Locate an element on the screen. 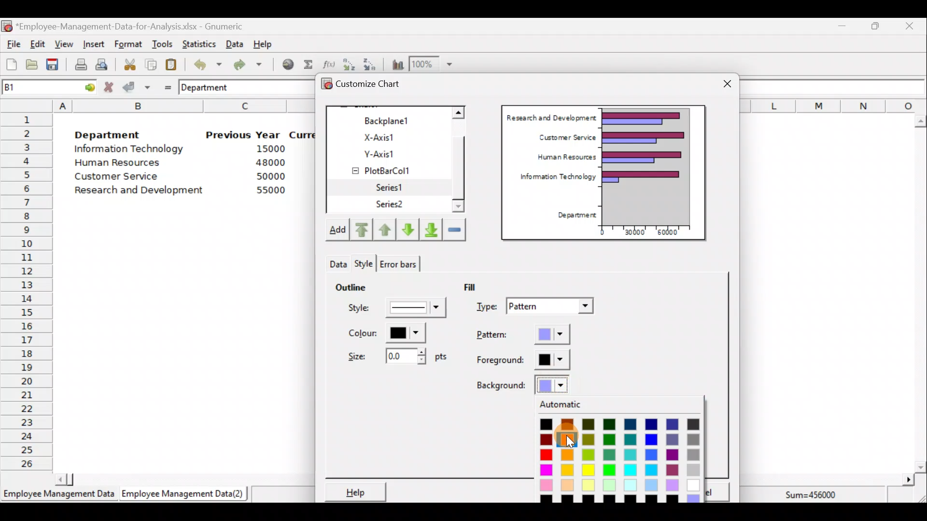 The height and width of the screenshot is (521, 927). Minimize is located at coordinates (840, 28).